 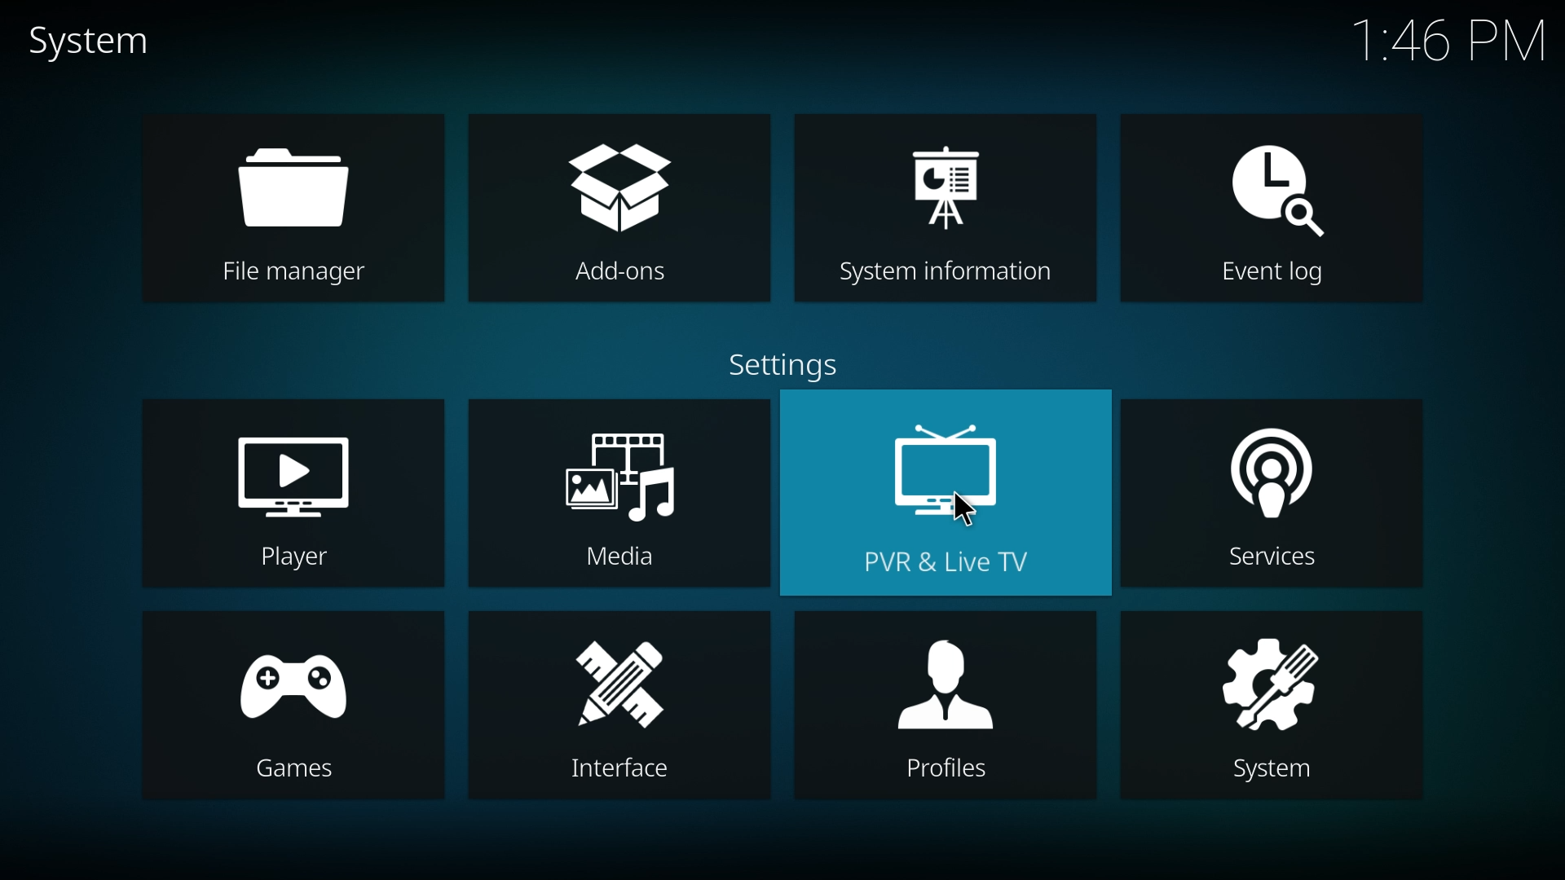 What do you see at coordinates (93, 42) in the screenshot?
I see `system` at bounding box center [93, 42].